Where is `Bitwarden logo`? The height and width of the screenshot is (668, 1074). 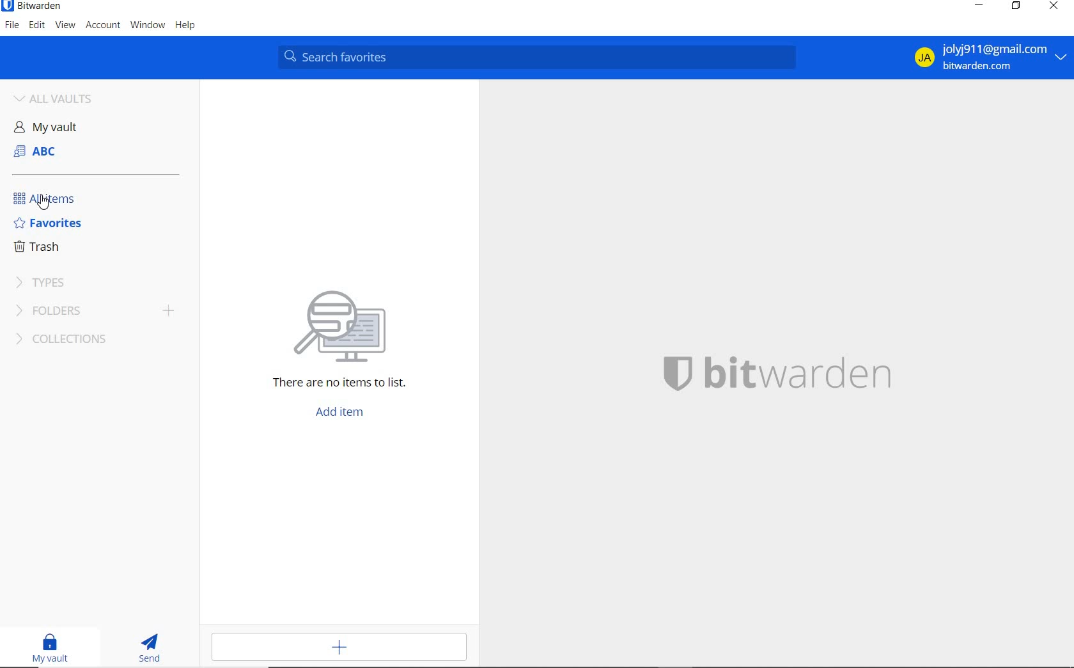
Bitwarden logo is located at coordinates (676, 372).